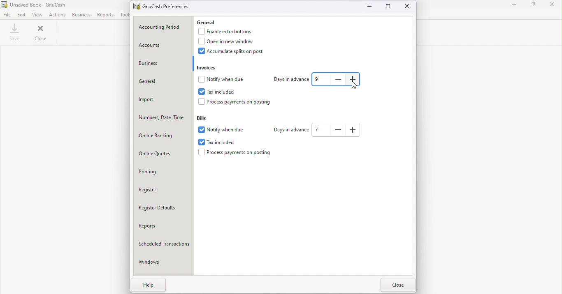 Image resolution: width=562 pixels, height=294 pixels. I want to click on File, so click(7, 15).